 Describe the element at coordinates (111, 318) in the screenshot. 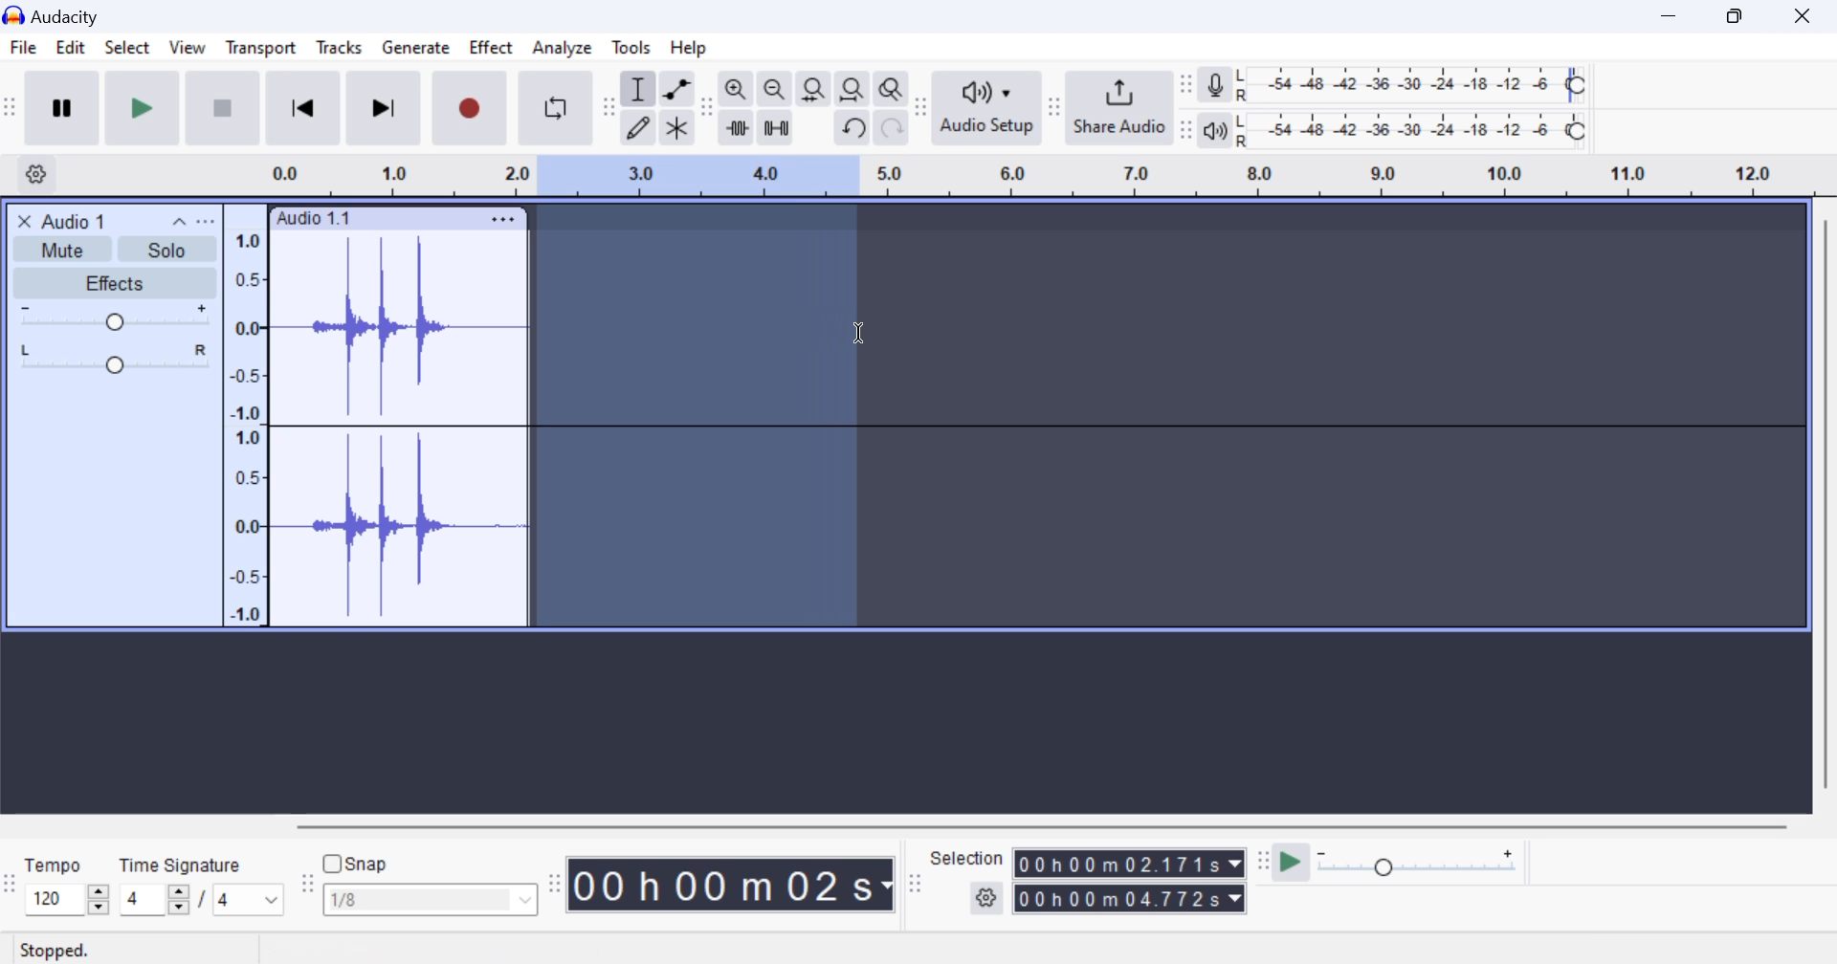

I see `Volume` at that location.